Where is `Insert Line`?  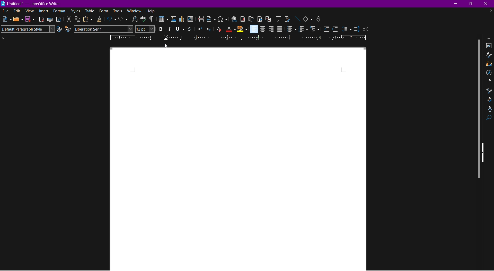
Insert Line is located at coordinates (297, 18).